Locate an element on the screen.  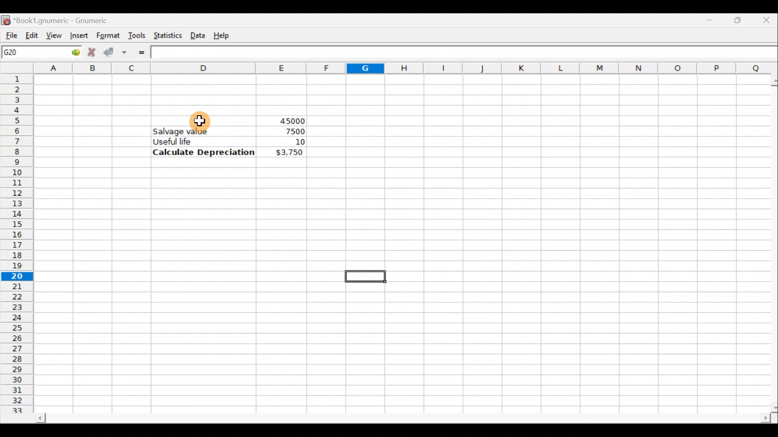
Selected cell is located at coordinates (367, 276).